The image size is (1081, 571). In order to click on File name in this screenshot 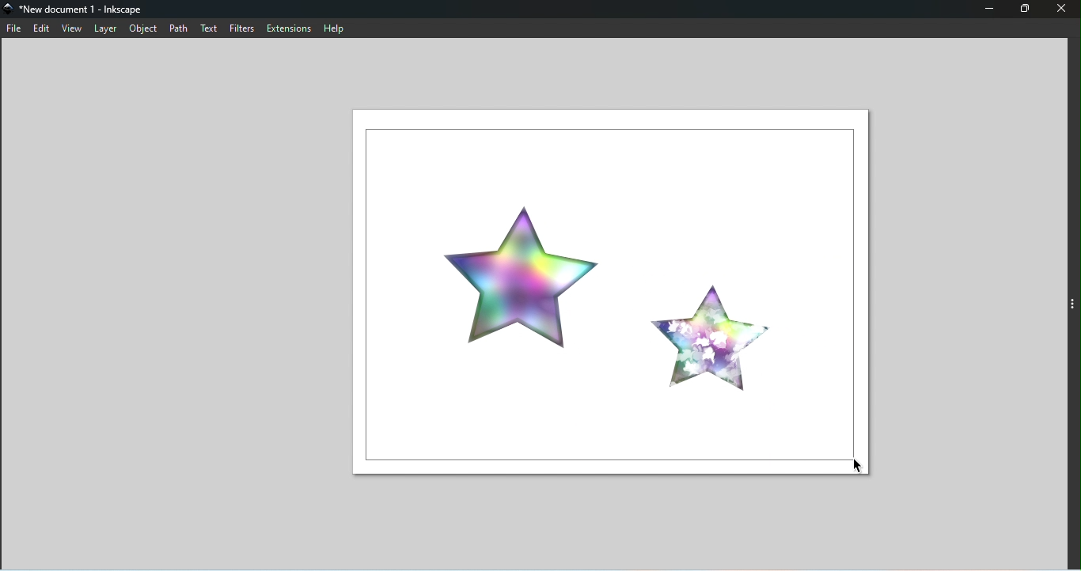, I will do `click(82, 9)`.